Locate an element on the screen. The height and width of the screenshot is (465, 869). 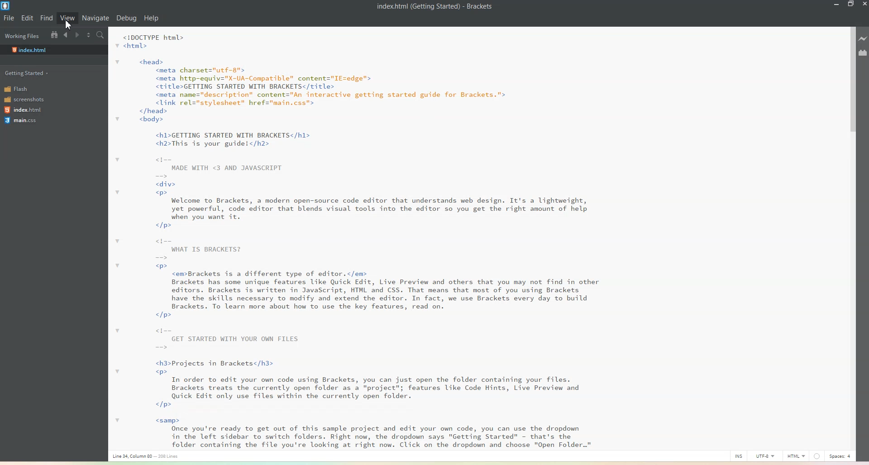
index.html is located at coordinates (25, 110).